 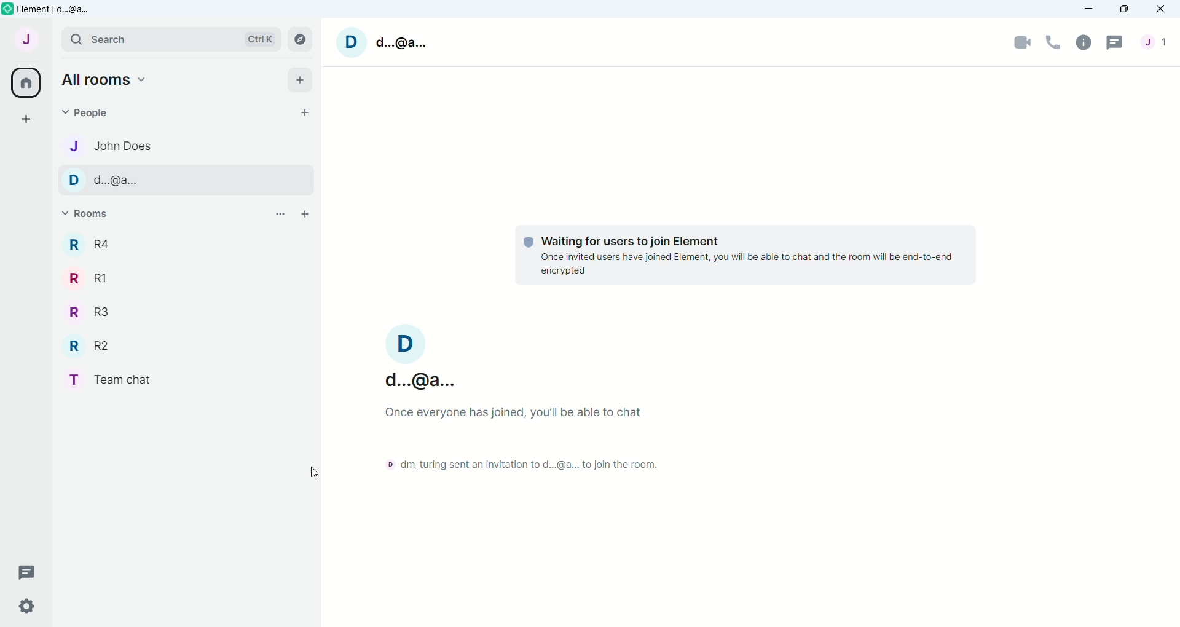 What do you see at coordinates (92, 277) in the screenshot?
I see `Room R1` at bounding box center [92, 277].